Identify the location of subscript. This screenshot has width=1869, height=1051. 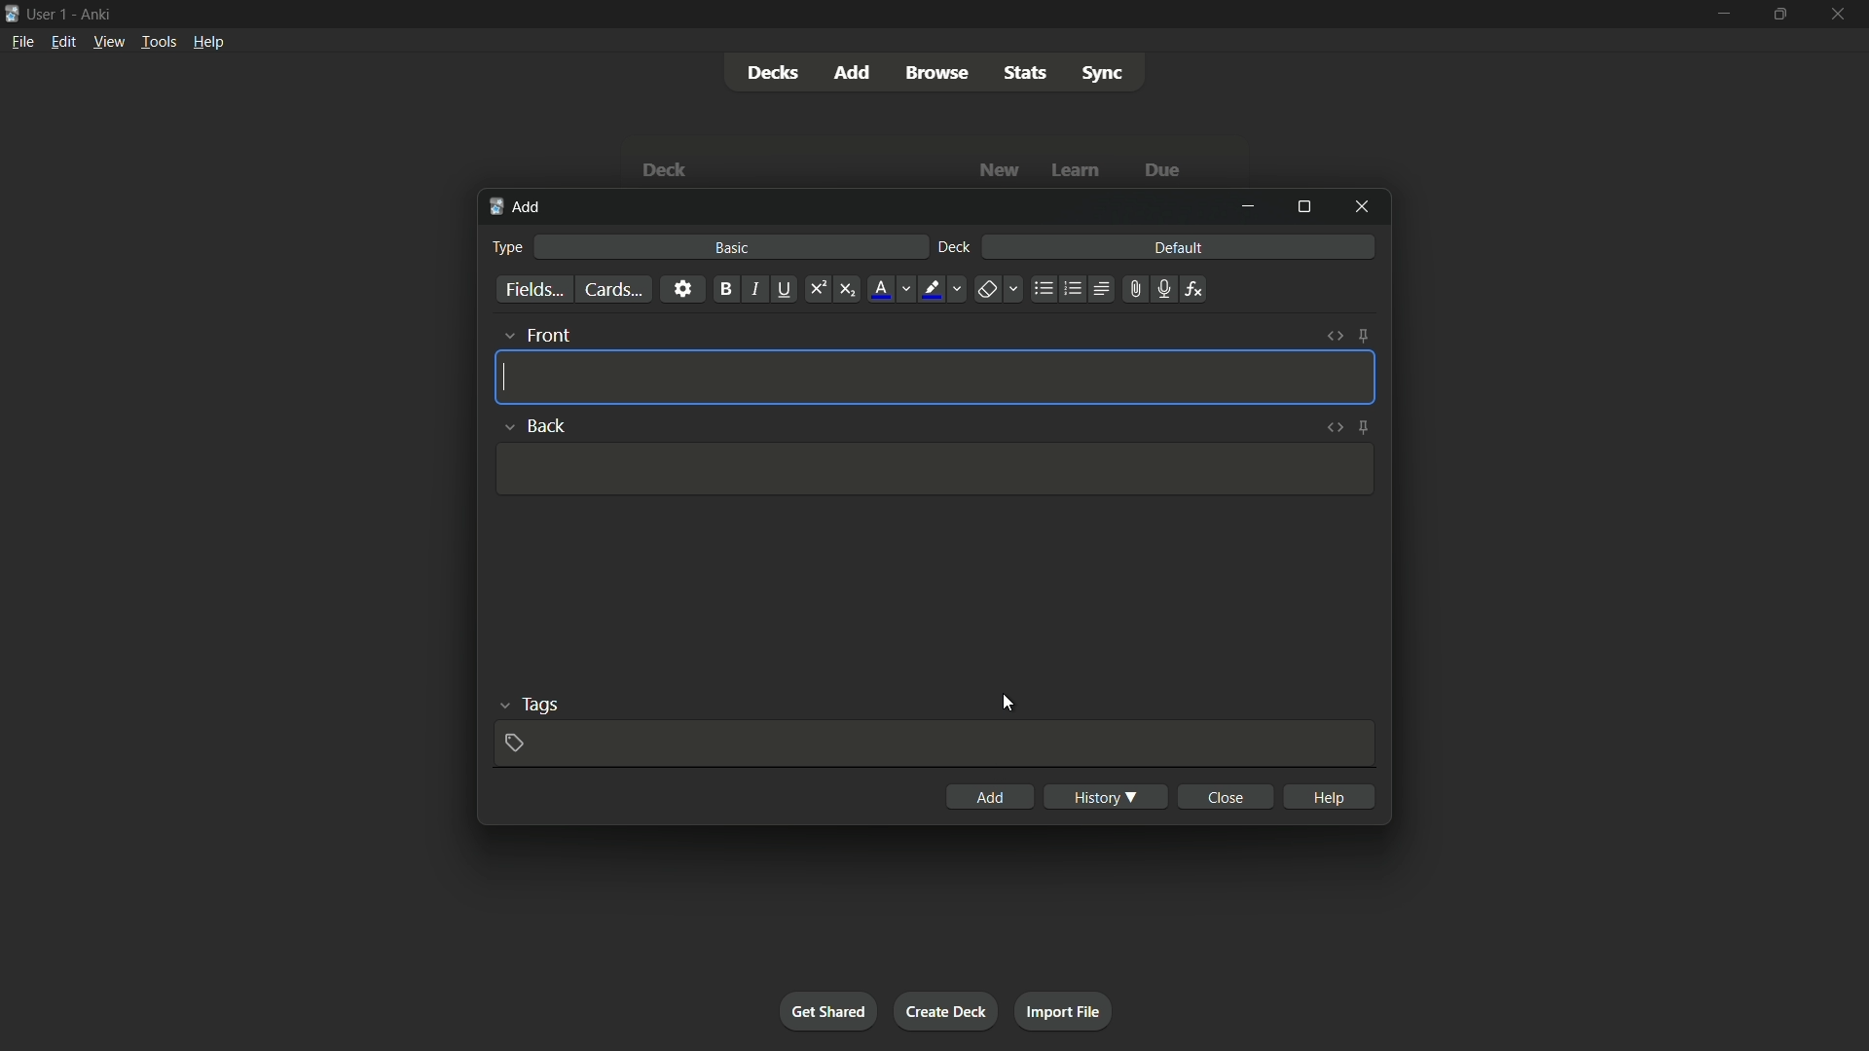
(847, 289).